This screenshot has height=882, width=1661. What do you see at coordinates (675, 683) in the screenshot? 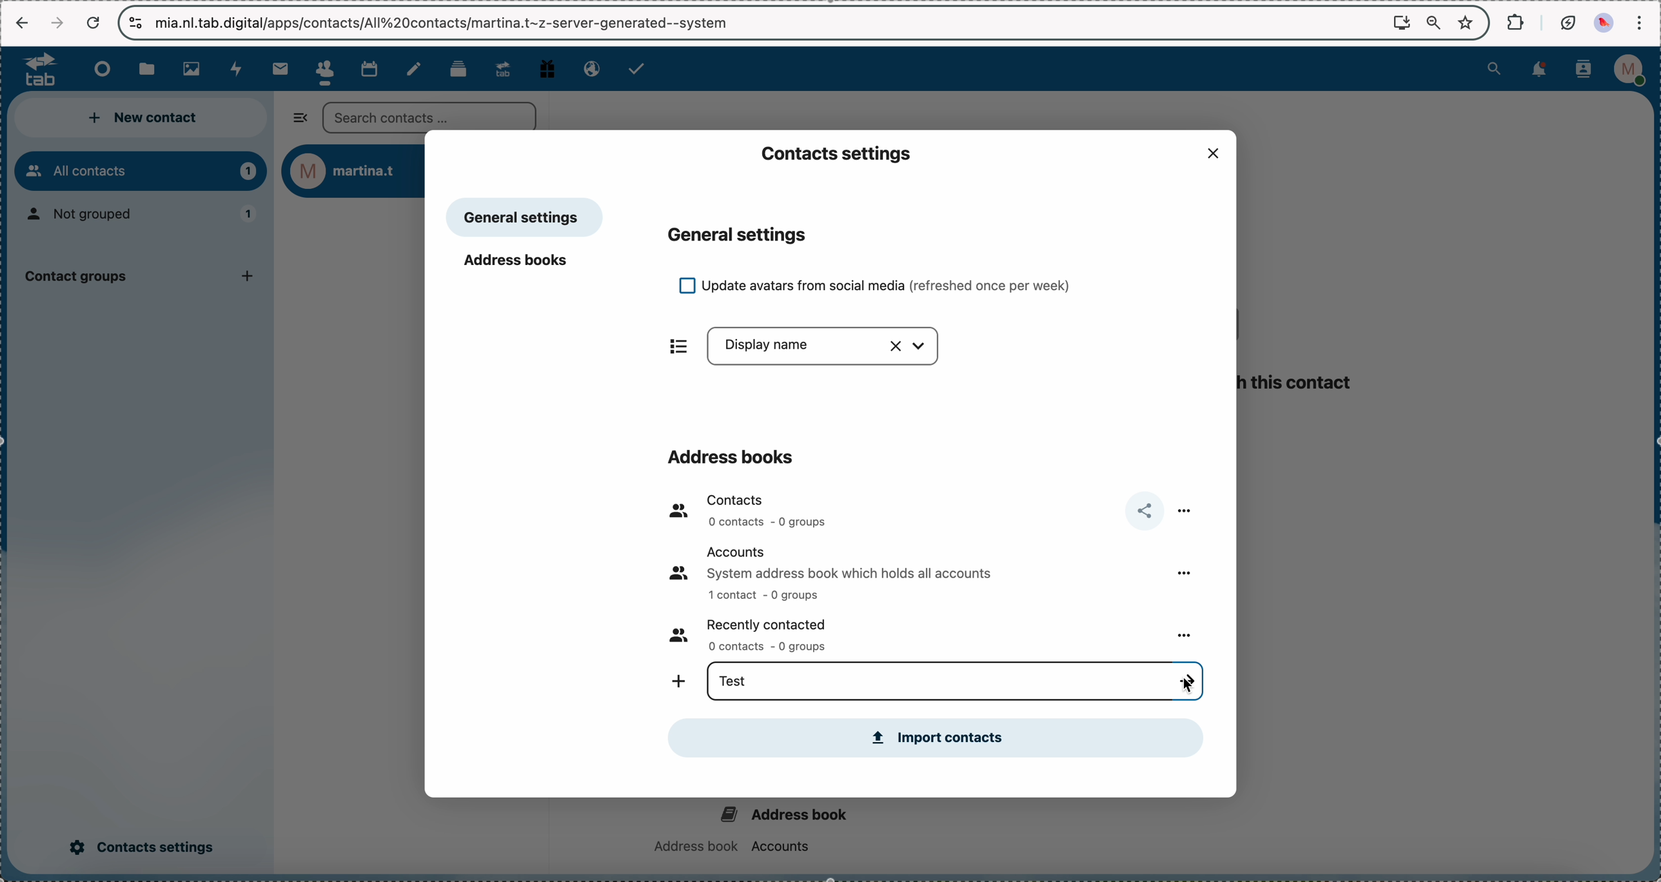
I see `add new address book` at bounding box center [675, 683].